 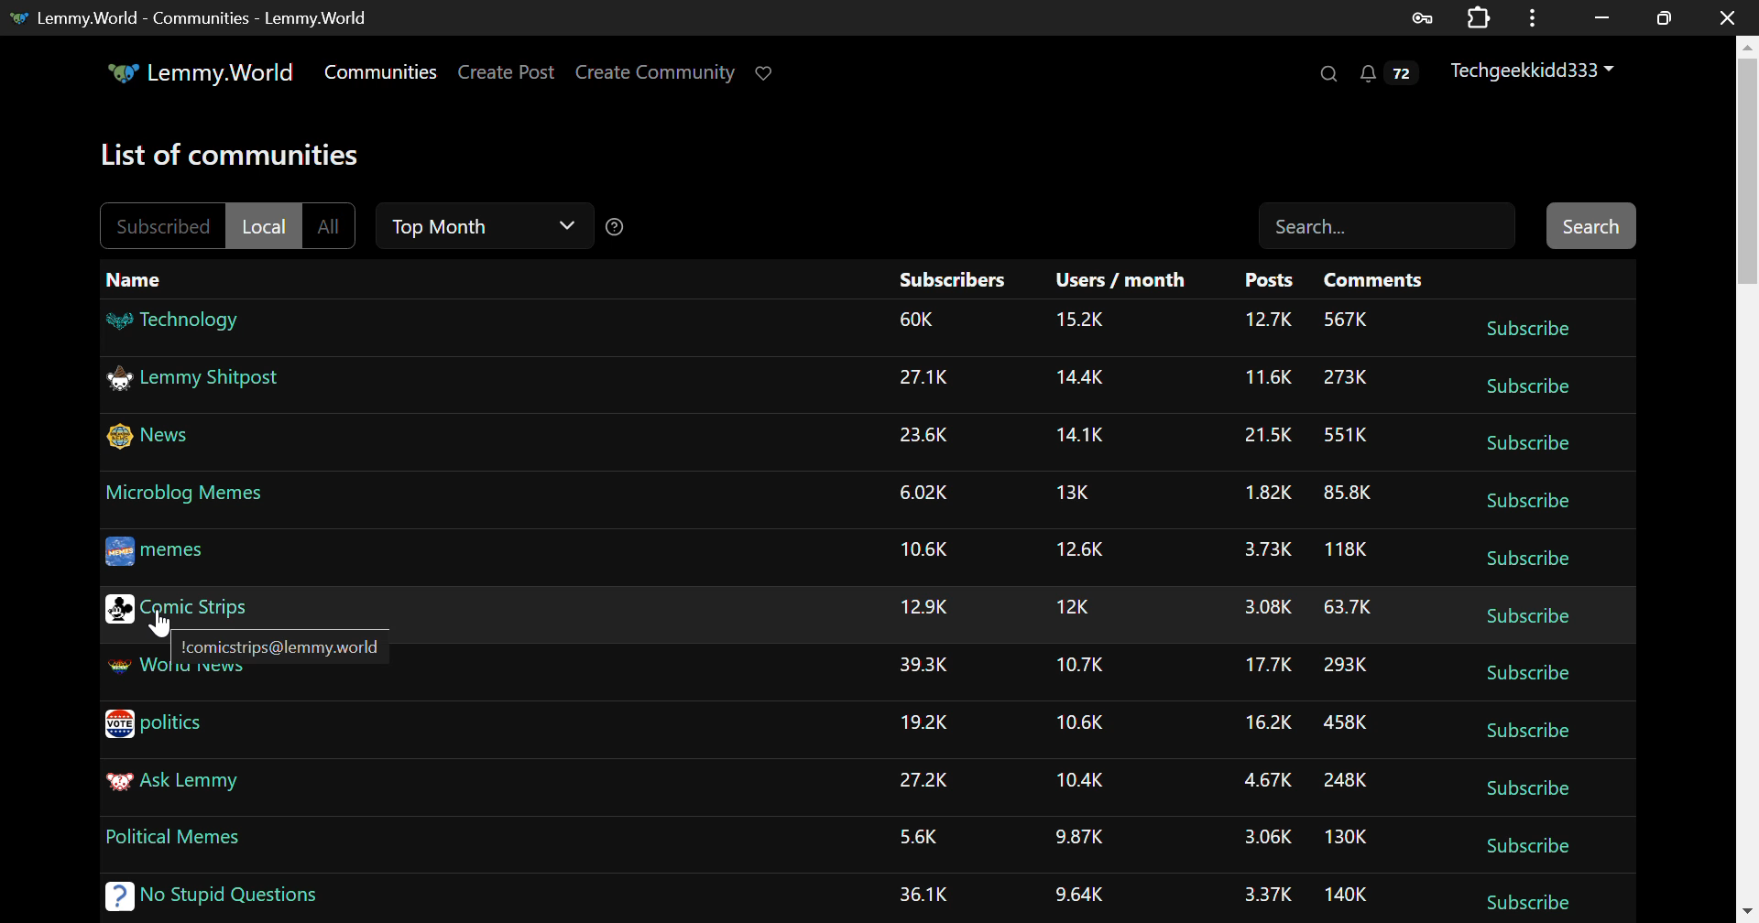 I want to click on Amount, so click(x=1269, y=839).